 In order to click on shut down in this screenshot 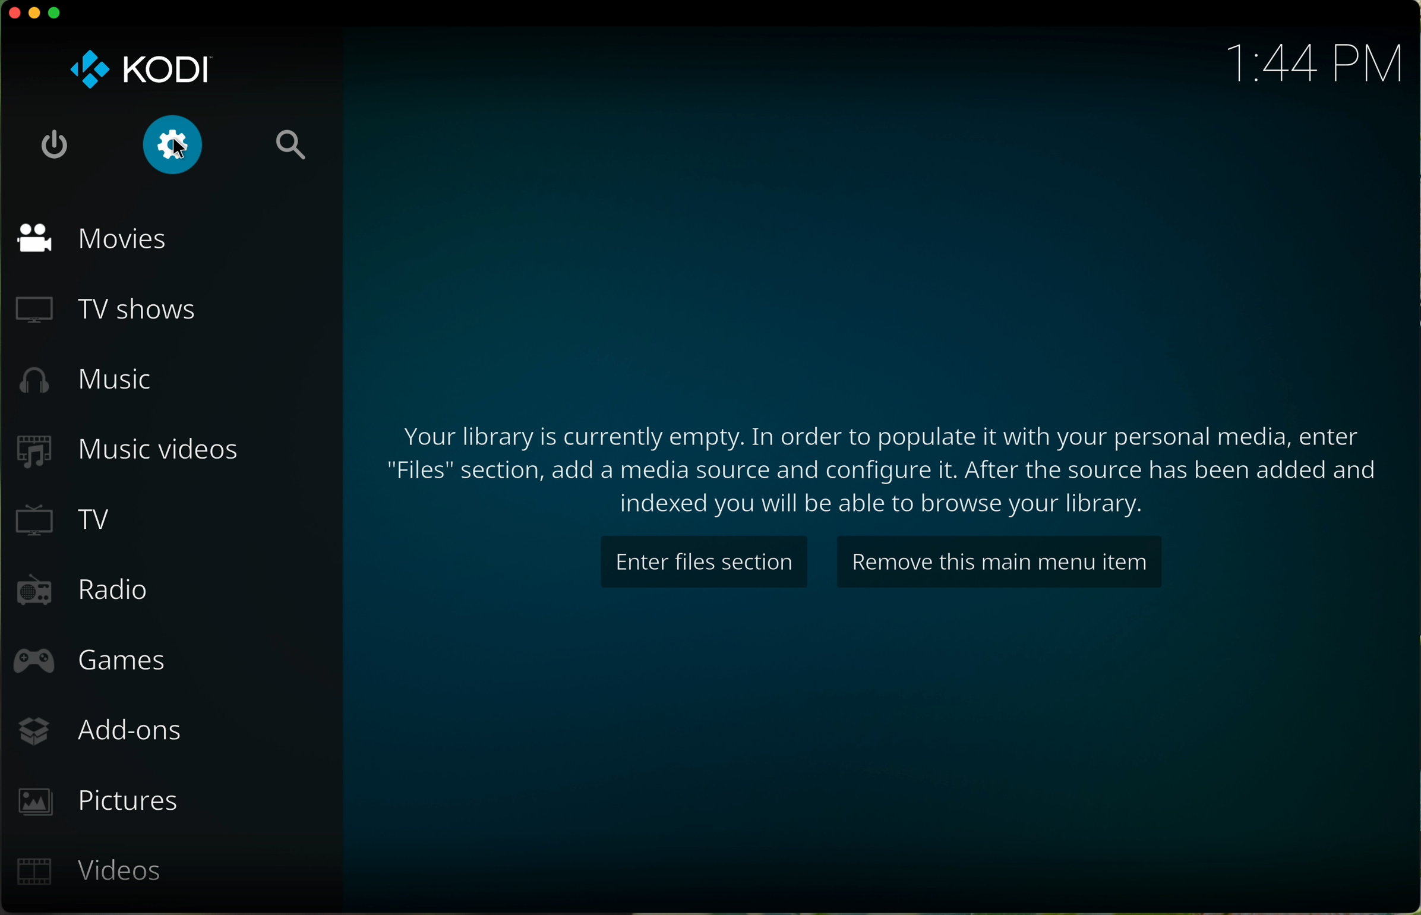, I will do `click(57, 147)`.